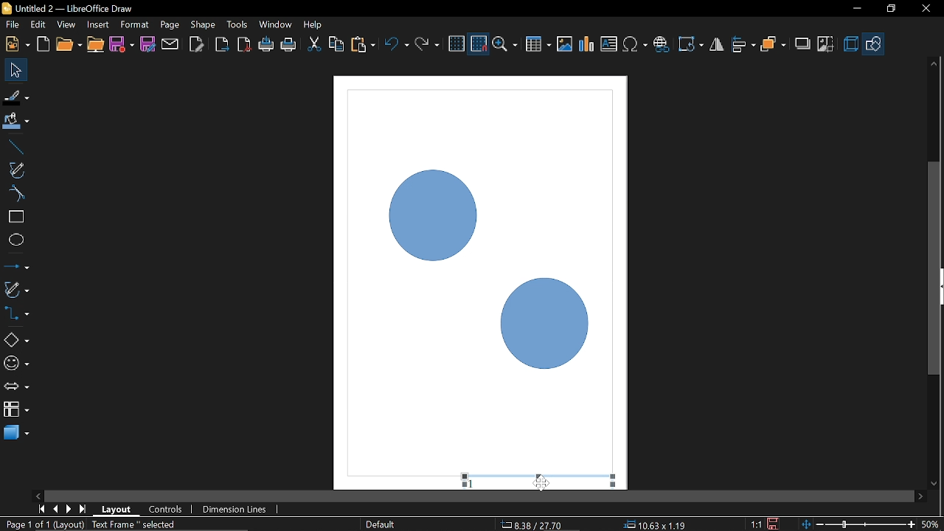 This screenshot has height=531, width=944. Describe the element at coordinates (96, 45) in the screenshot. I see `Open remote file` at that location.